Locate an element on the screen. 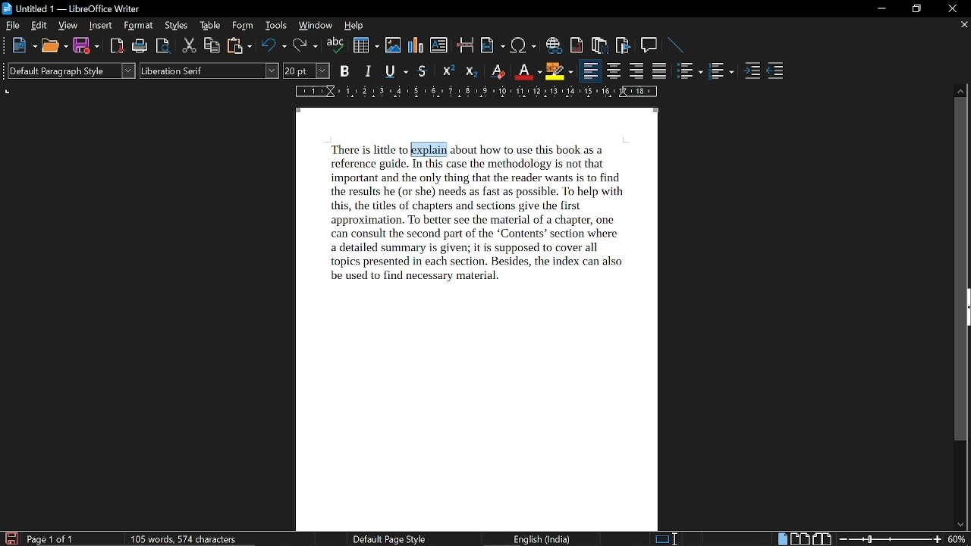 The width and height of the screenshot is (971, 546). save is located at coordinates (11, 538).